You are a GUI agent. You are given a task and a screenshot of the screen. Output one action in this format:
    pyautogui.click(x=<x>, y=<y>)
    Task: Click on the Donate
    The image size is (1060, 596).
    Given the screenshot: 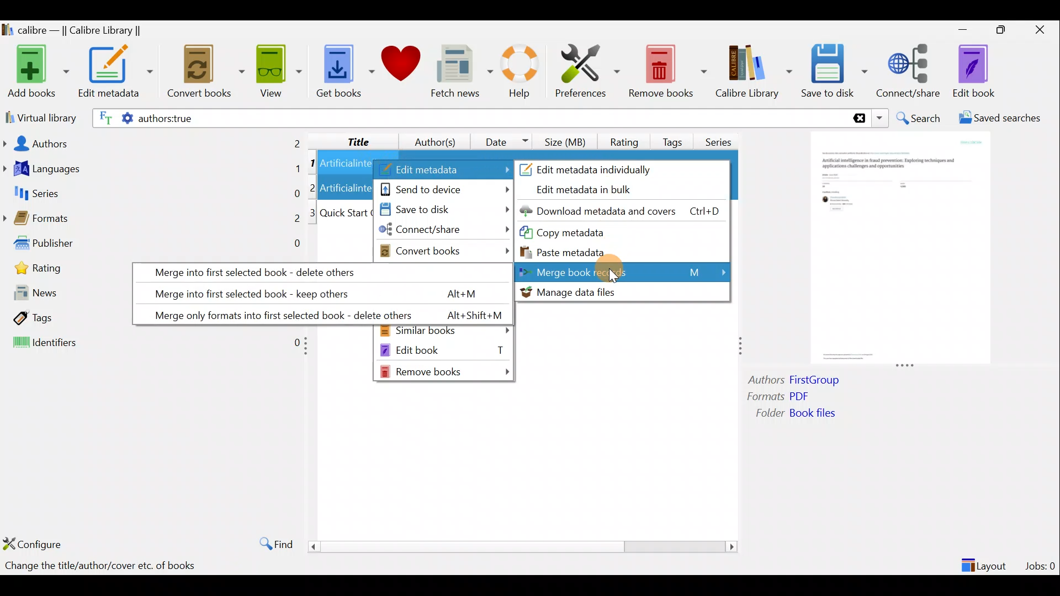 What is the action you would take?
    pyautogui.click(x=401, y=67)
    